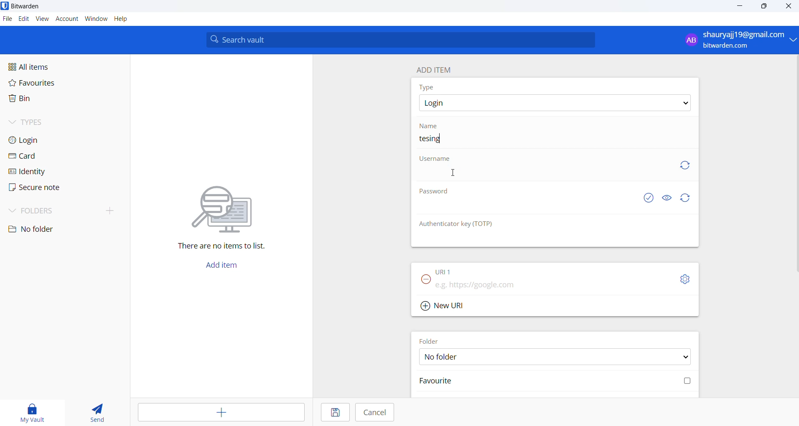 This screenshot has width=799, height=426. I want to click on Refresh , so click(689, 167).